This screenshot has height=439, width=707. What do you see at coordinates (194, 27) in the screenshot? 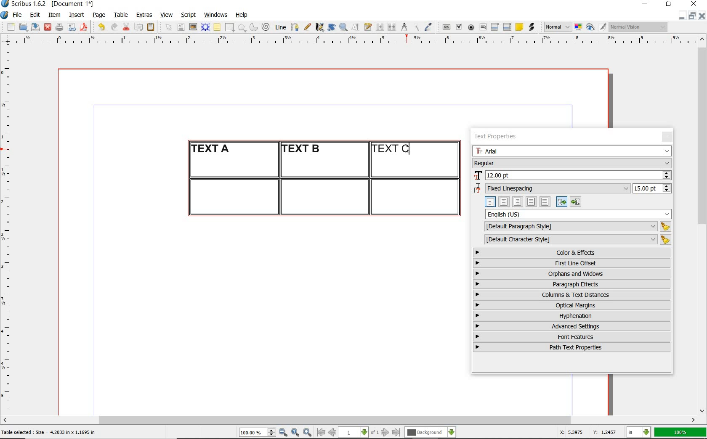
I see `image frame` at bounding box center [194, 27].